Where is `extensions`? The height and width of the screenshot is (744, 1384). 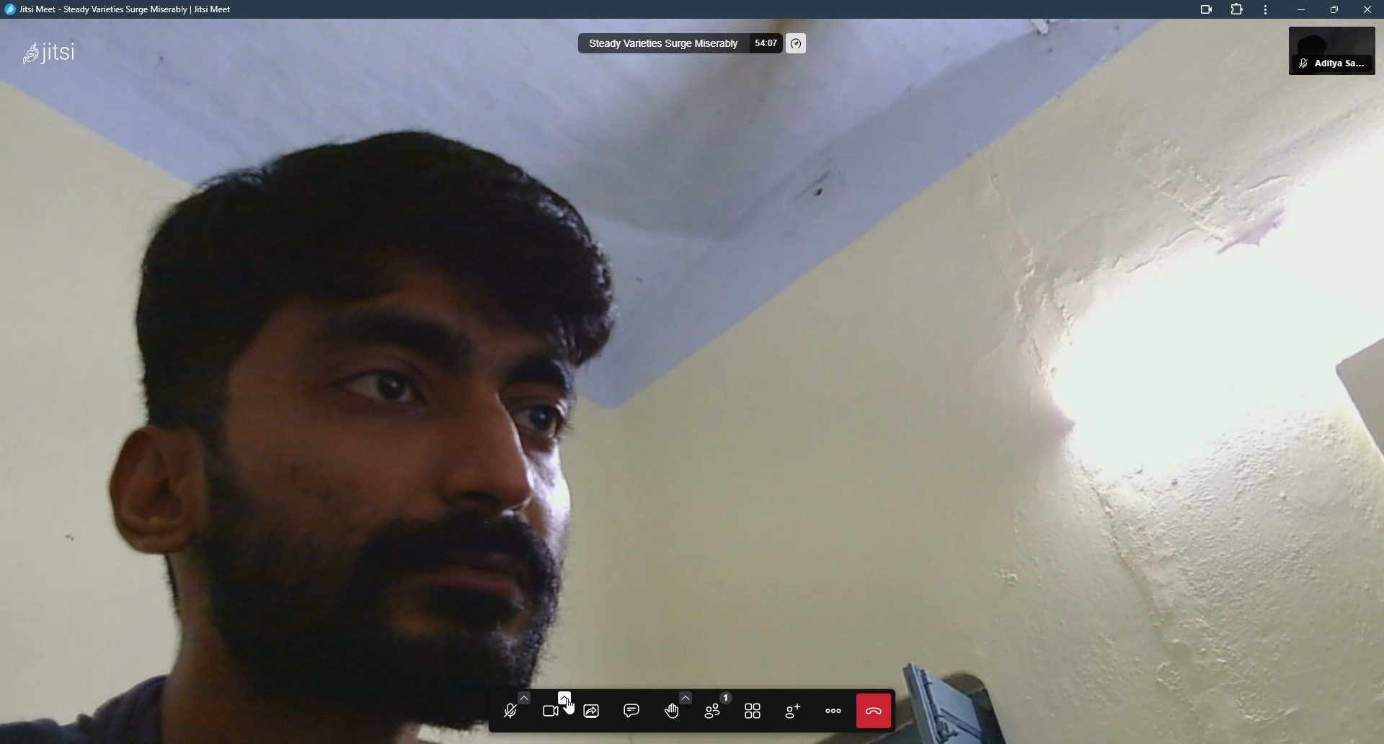
extensions is located at coordinates (1238, 11).